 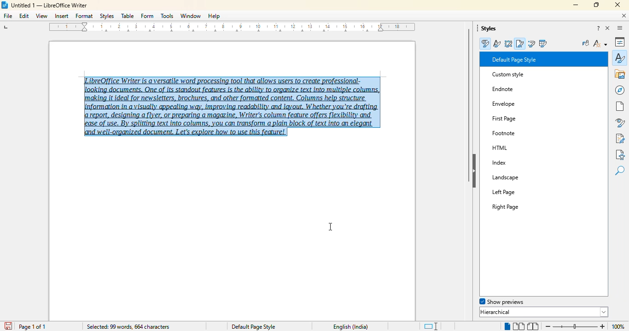 I want to click on navigation, so click(x=619, y=90).